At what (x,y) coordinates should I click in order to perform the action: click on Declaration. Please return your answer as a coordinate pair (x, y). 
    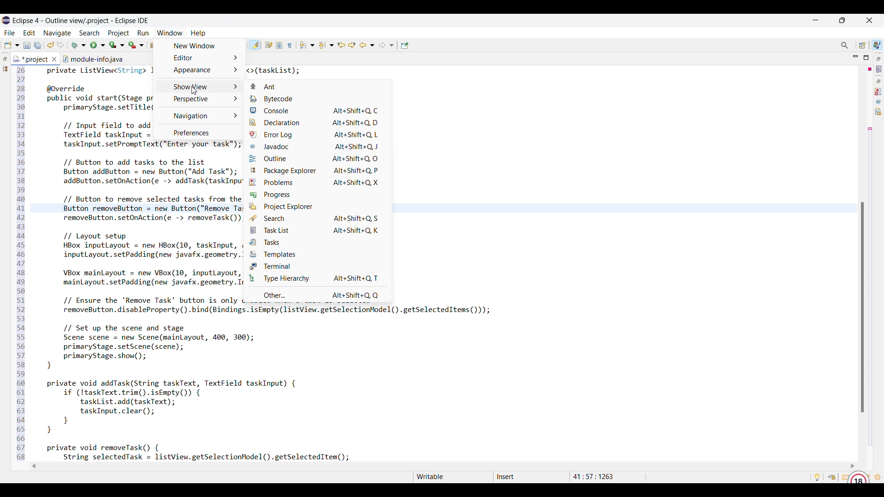
    Looking at the image, I should click on (316, 122).